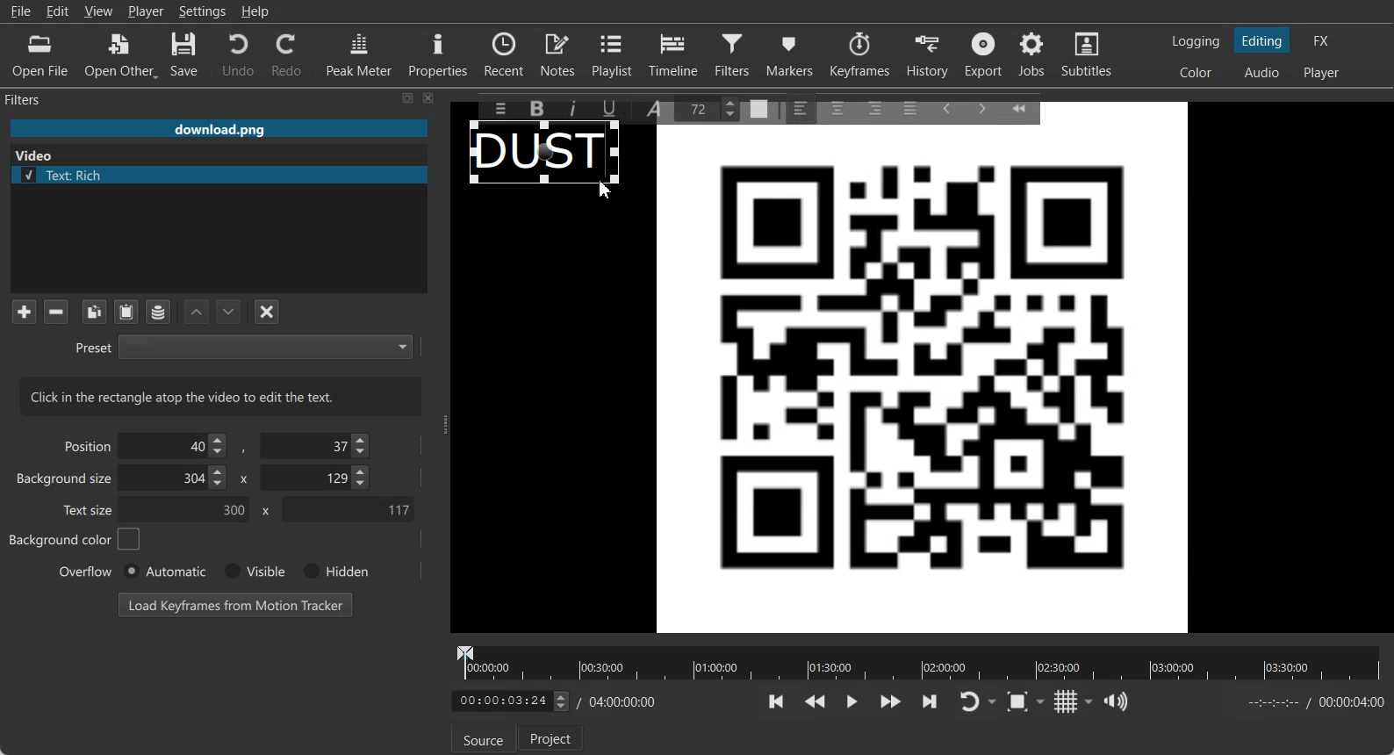 This screenshot has height=755, width=1394. What do you see at coordinates (147, 11) in the screenshot?
I see `Player` at bounding box center [147, 11].